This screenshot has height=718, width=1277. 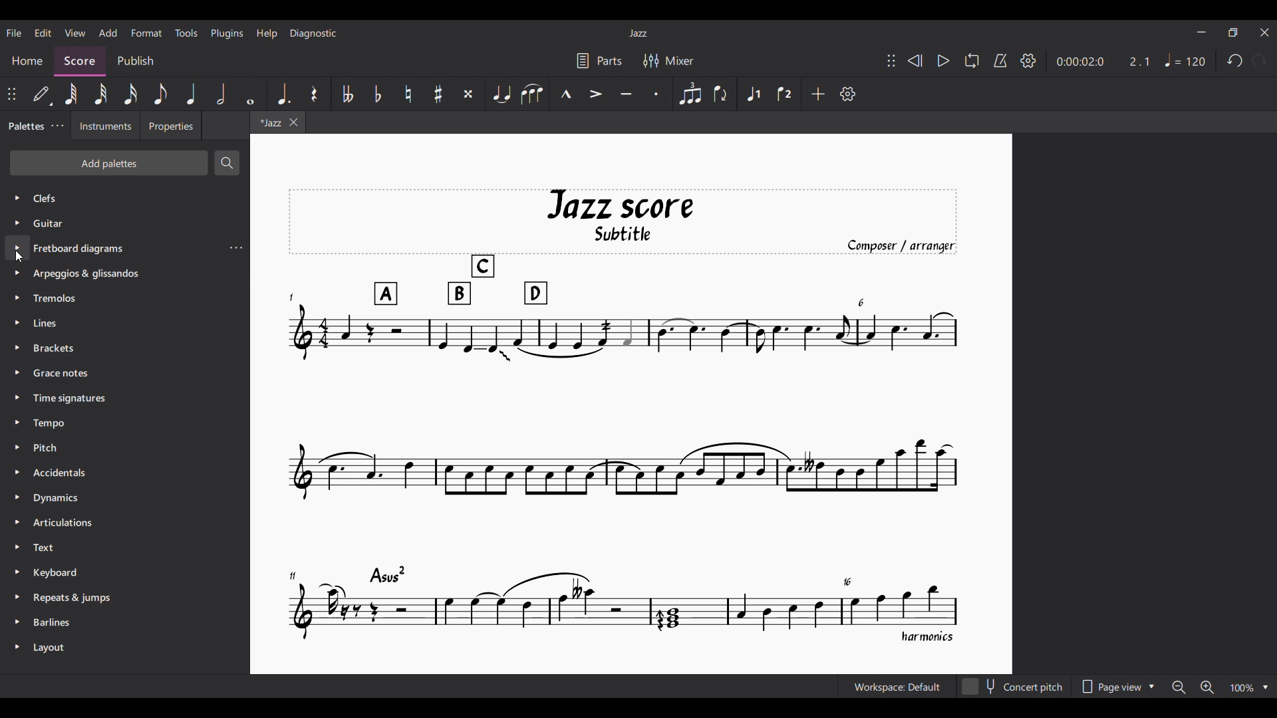 What do you see at coordinates (269, 122) in the screenshot?
I see `Current tab` at bounding box center [269, 122].